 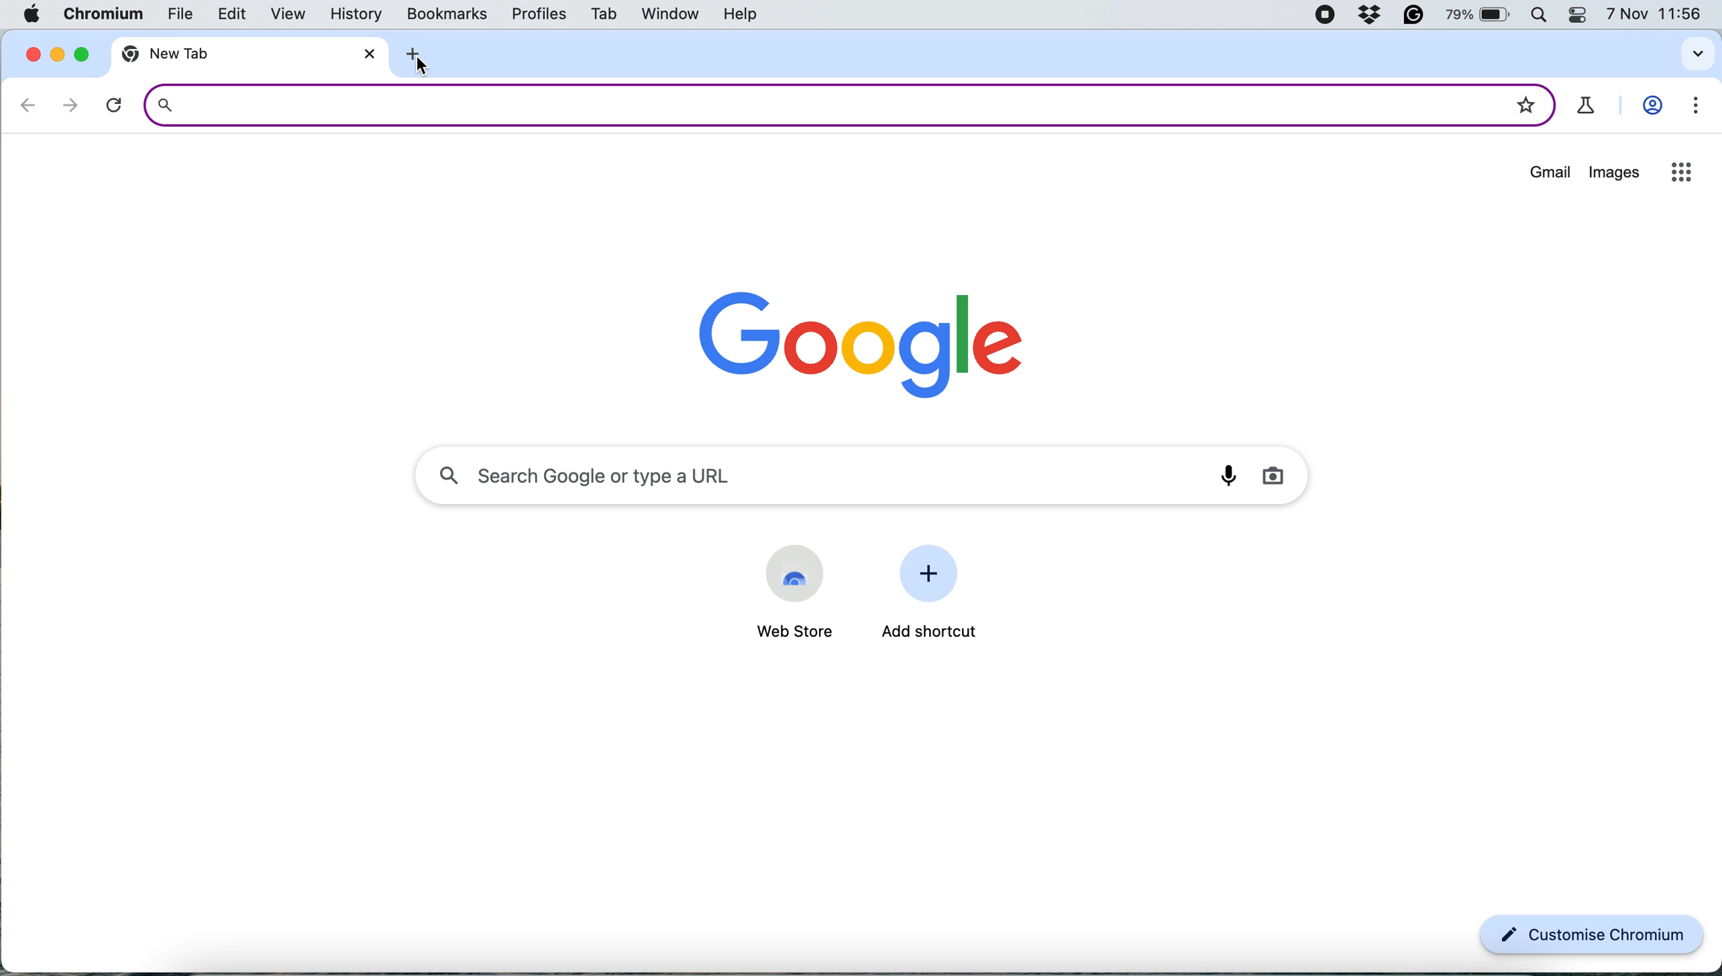 What do you see at coordinates (848, 338) in the screenshot?
I see `google` at bounding box center [848, 338].